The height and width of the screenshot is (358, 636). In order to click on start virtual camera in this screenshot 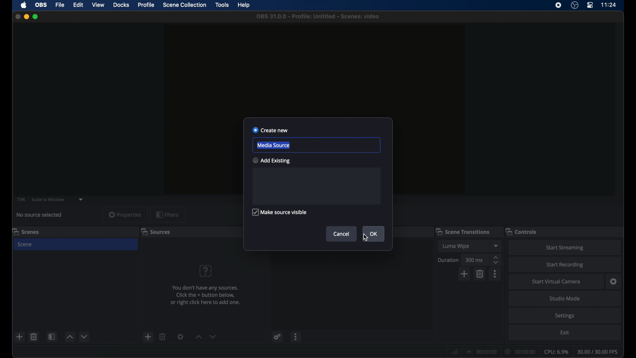, I will do `click(556, 282)`.